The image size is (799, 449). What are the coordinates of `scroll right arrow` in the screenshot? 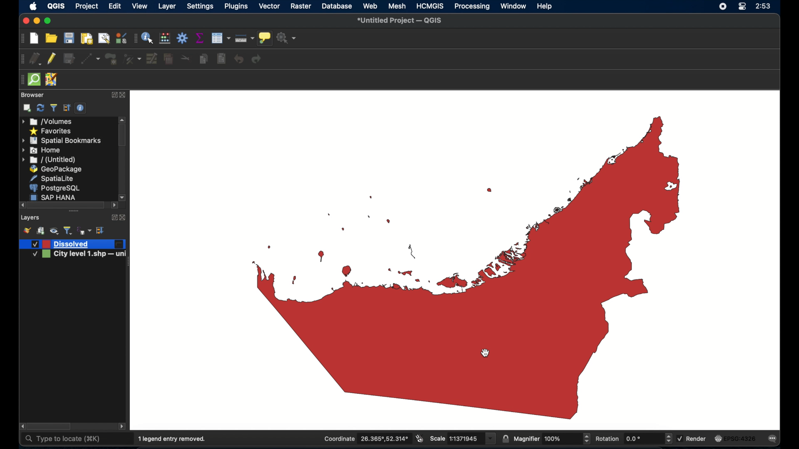 It's located at (22, 205).